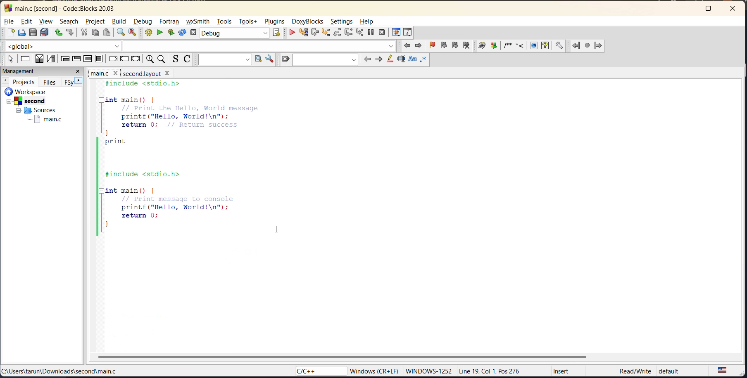 The height and width of the screenshot is (378, 747). What do you see at coordinates (95, 33) in the screenshot?
I see `copy` at bounding box center [95, 33].